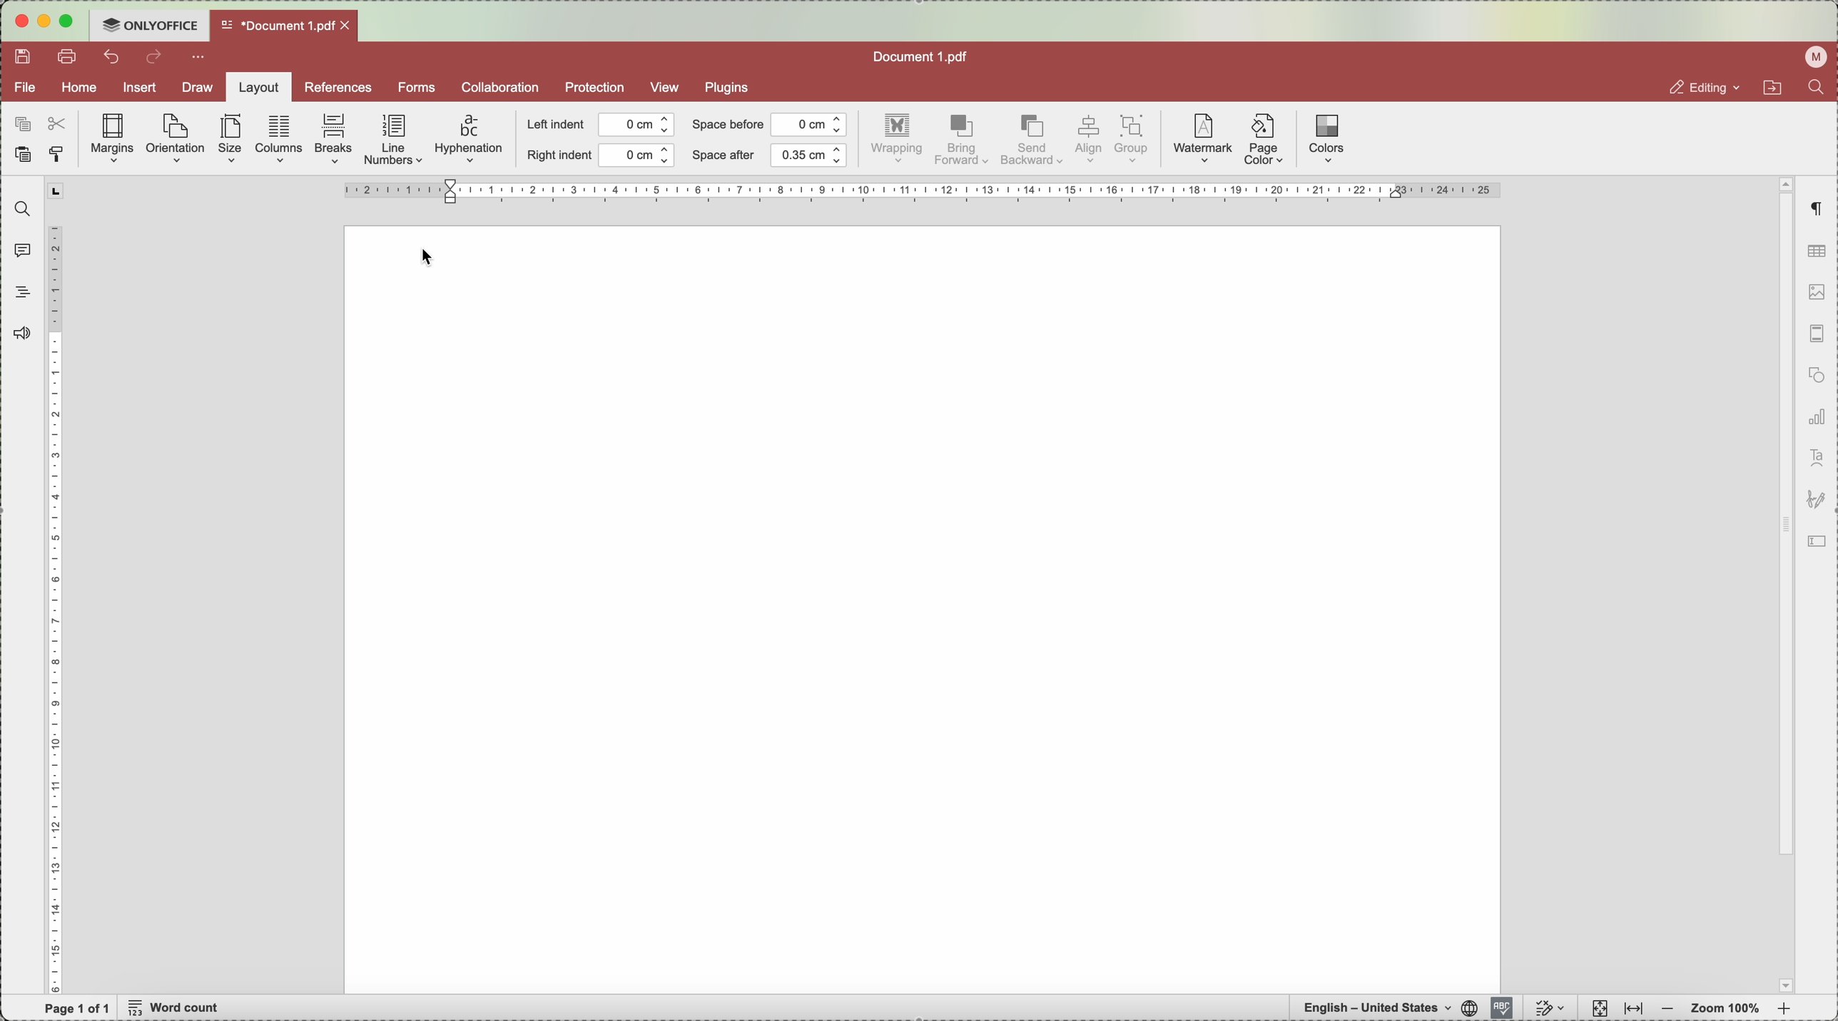 This screenshot has height=1021, width=1838. I want to click on paste, so click(22, 157).